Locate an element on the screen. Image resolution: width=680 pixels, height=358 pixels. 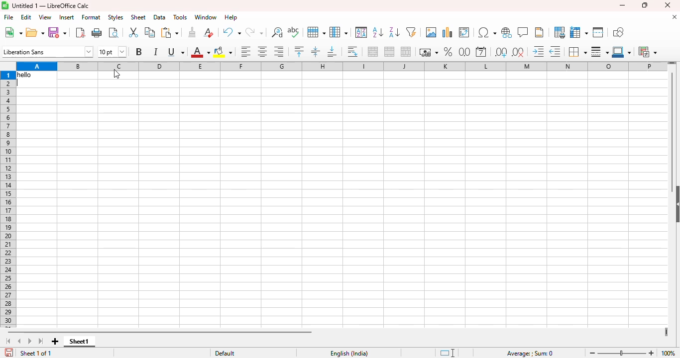
format is located at coordinates (91, 17).